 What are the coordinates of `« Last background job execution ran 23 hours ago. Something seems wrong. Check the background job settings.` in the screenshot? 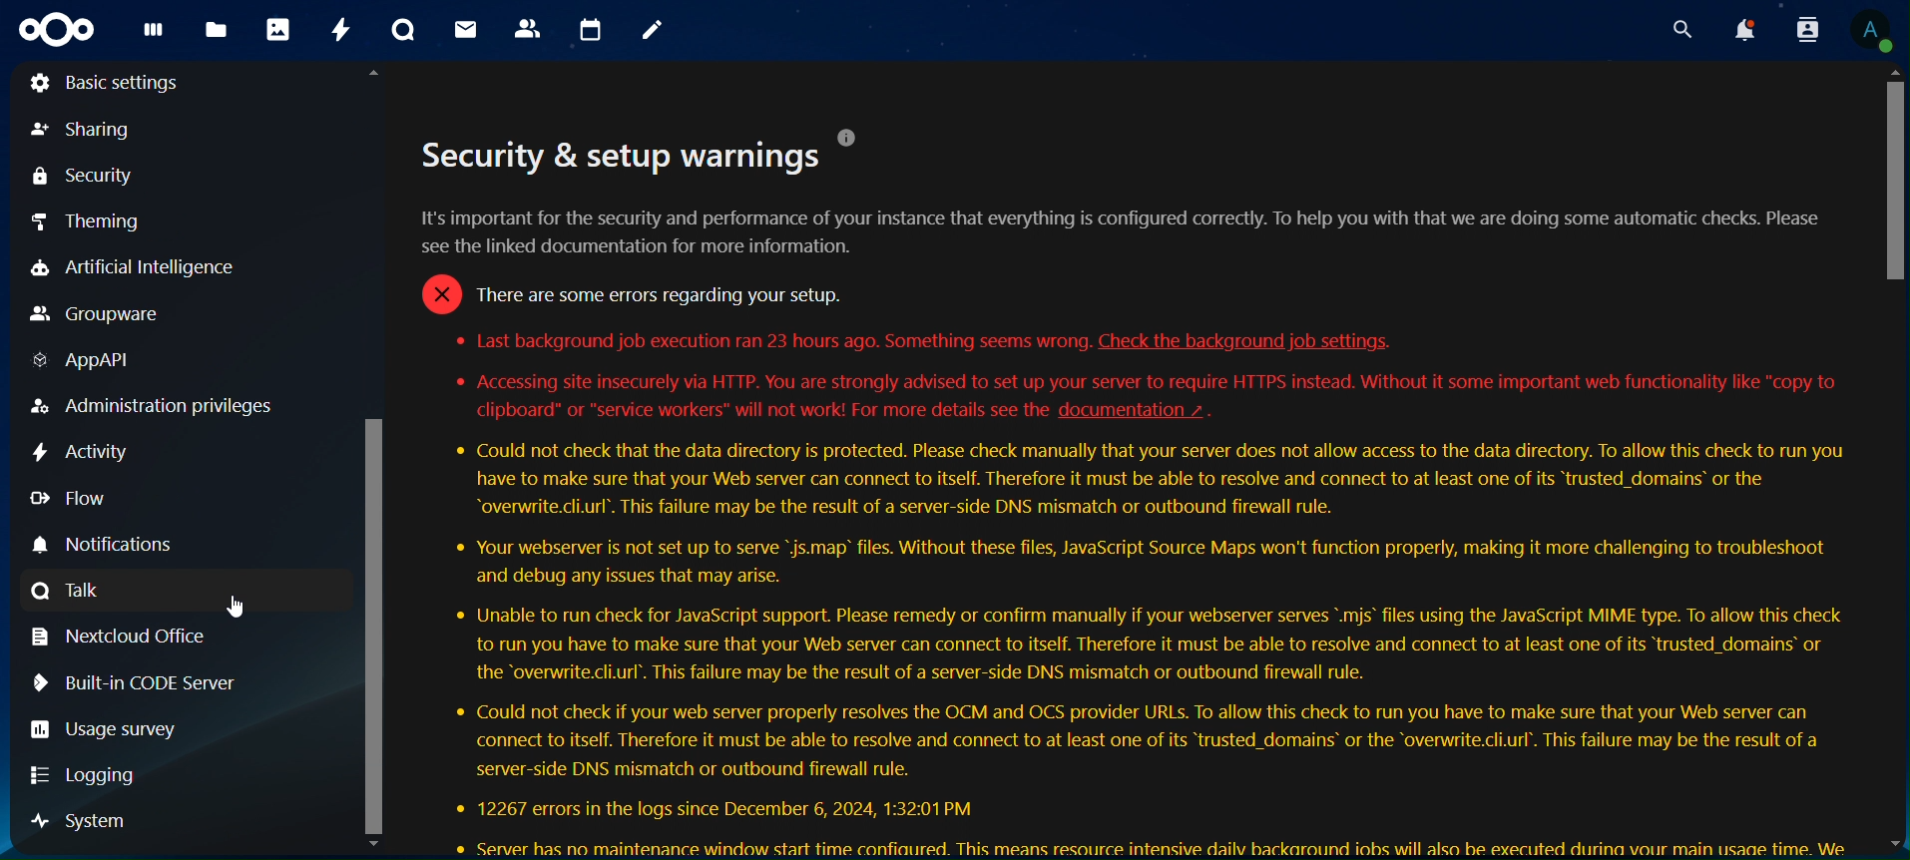 It's located at (927, 341).